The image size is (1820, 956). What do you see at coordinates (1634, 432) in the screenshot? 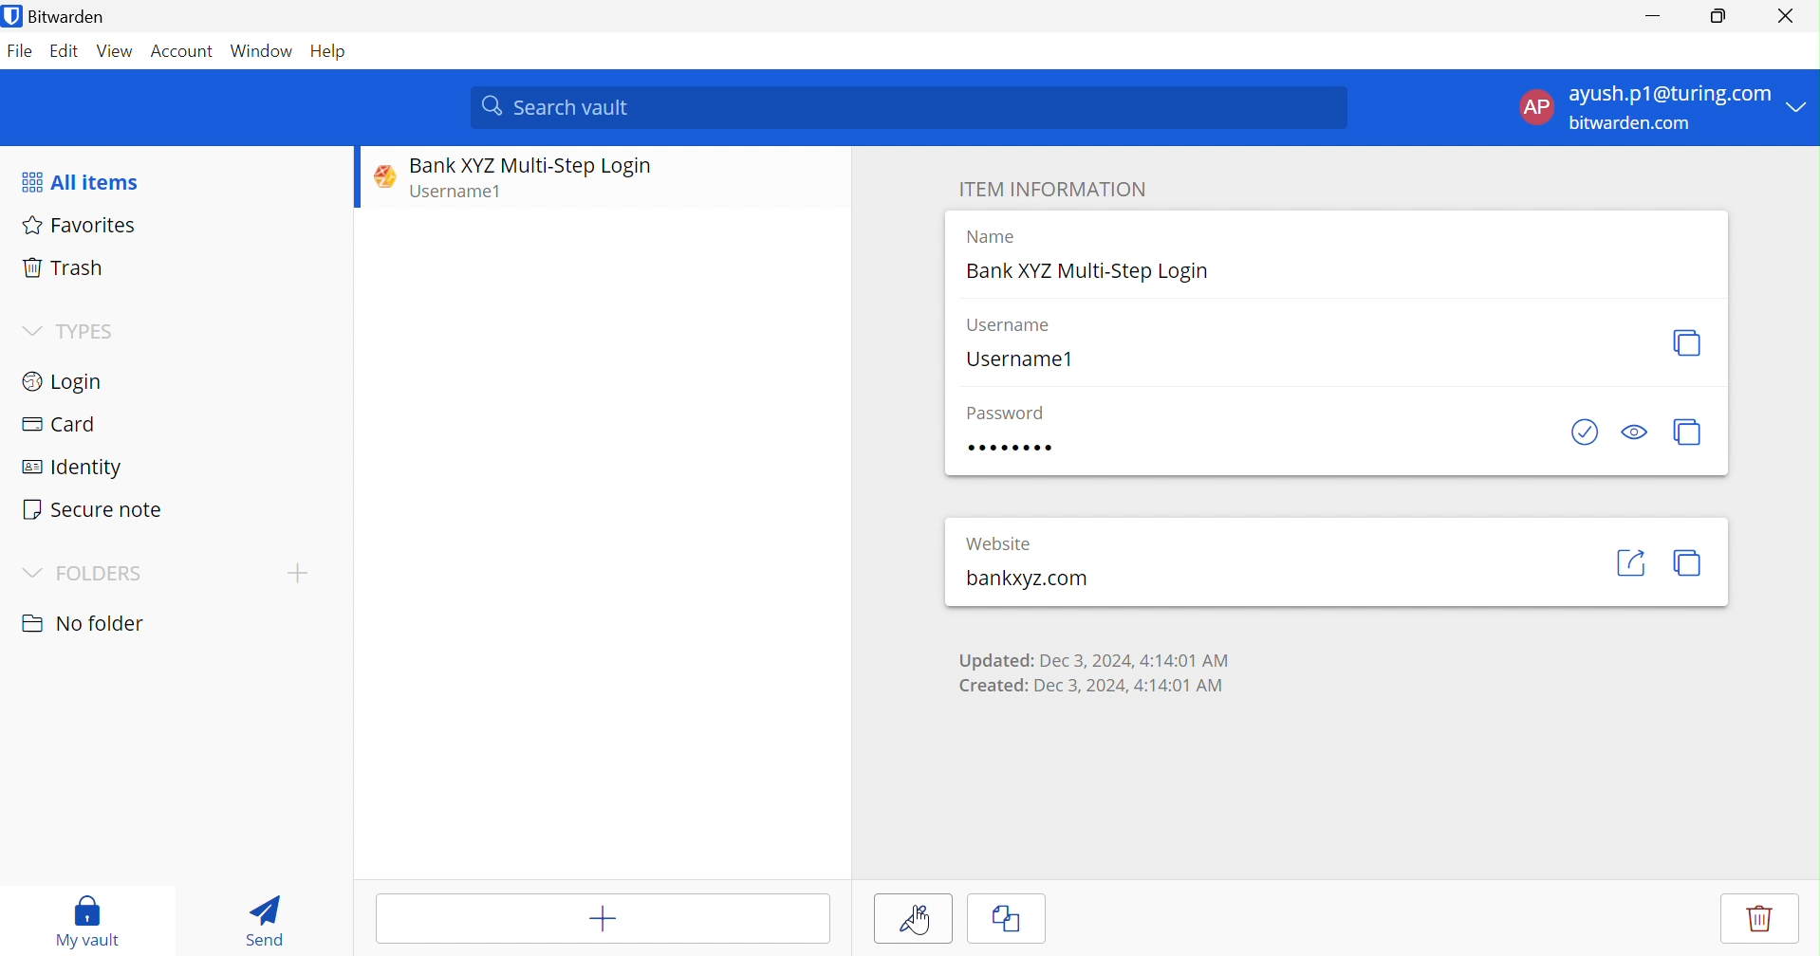
I see `Toggle visibility` at bounding box center [1634, 432].